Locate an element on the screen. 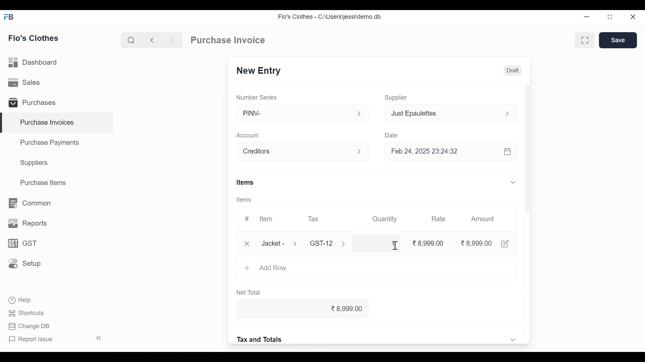 The height and width of the screenshot is (362, 645). Sales is located at coordinates (27, 83).